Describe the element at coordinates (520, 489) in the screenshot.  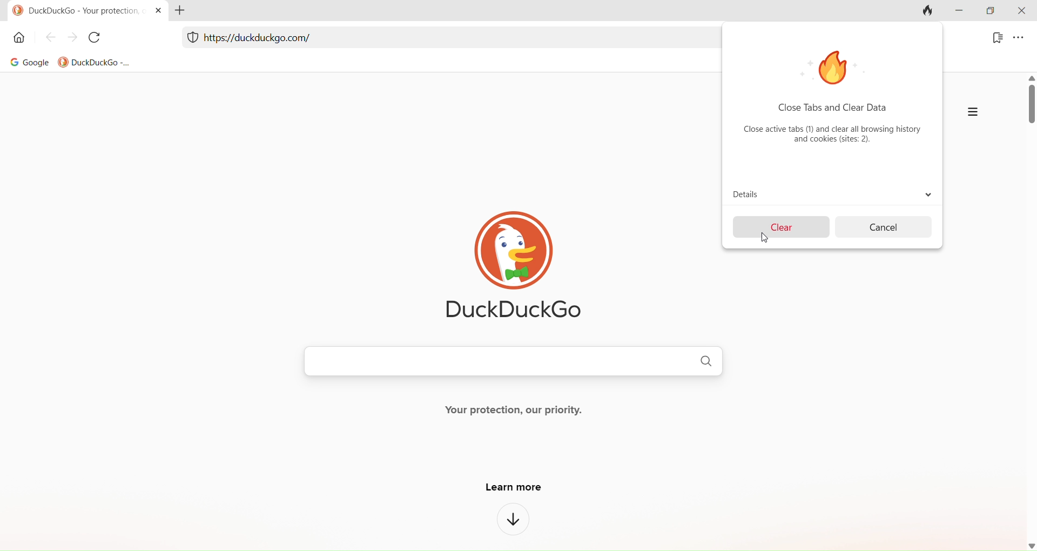
I see `learn more` at that location.